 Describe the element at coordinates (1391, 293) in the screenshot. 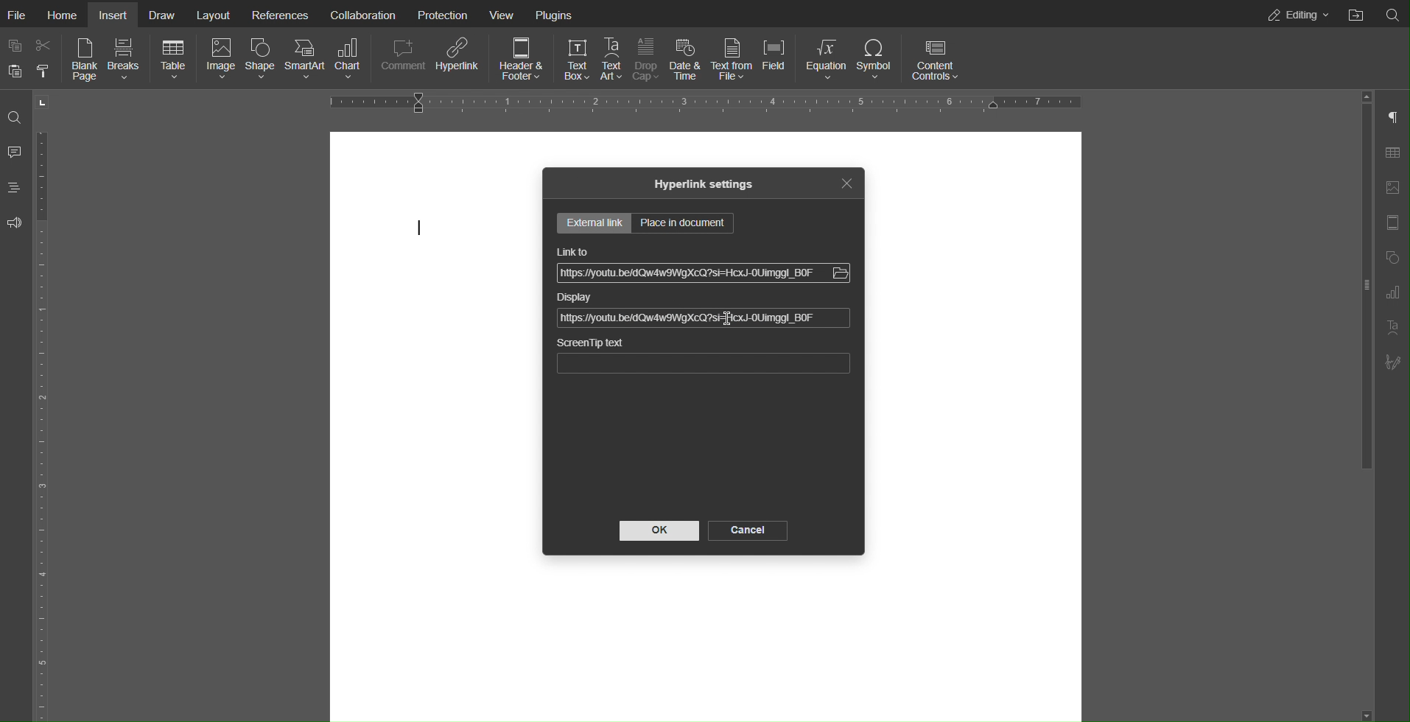

I see `Paragraph Settings` at that location.